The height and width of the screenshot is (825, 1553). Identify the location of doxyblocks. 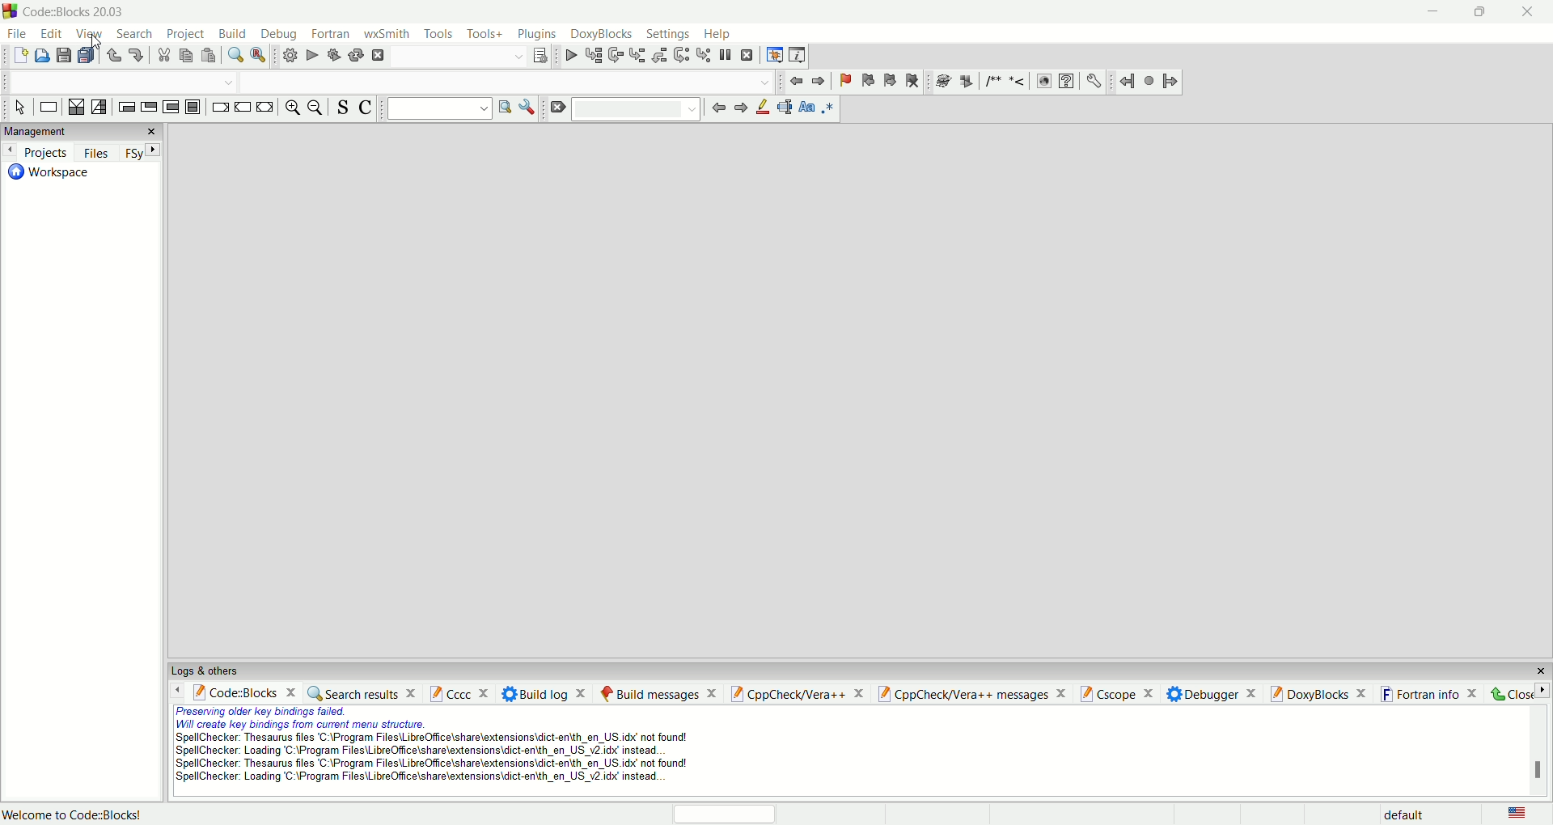
(602, 34).